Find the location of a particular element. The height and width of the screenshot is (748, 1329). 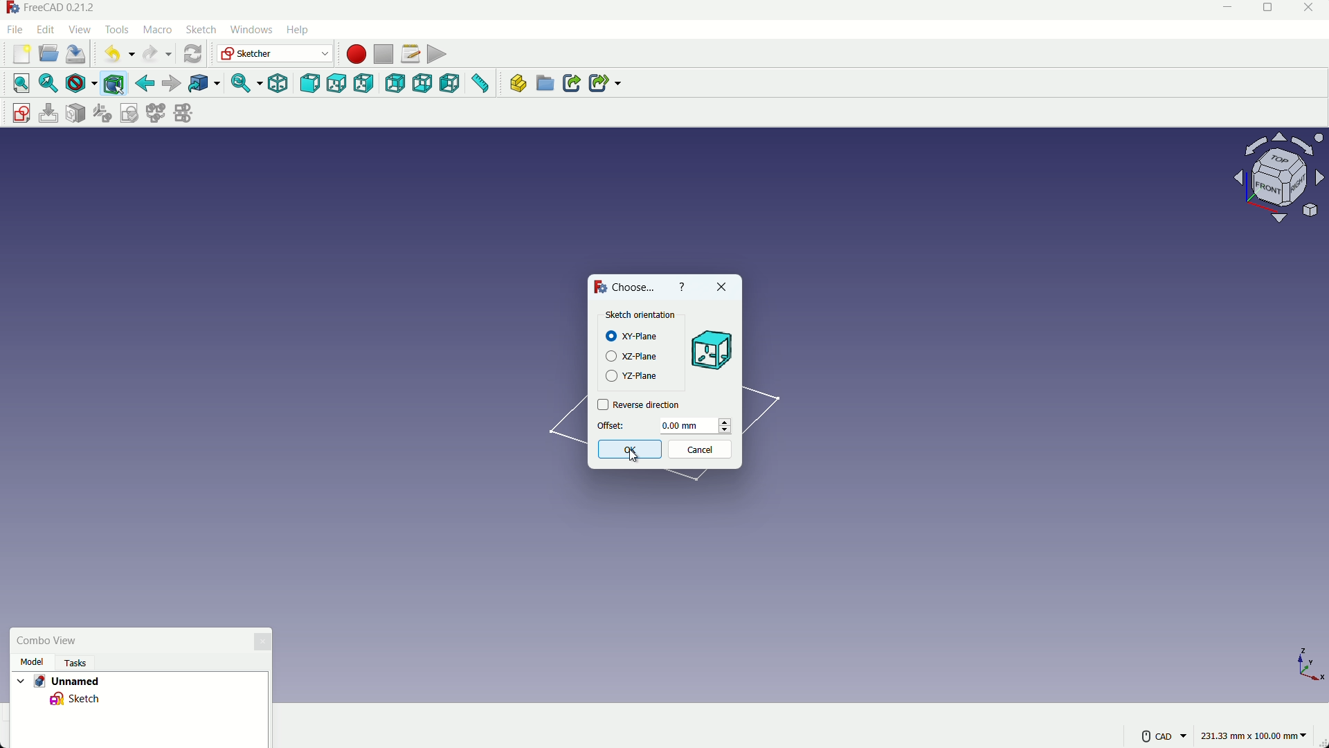

Choose... is located at coordinates (624, 287).